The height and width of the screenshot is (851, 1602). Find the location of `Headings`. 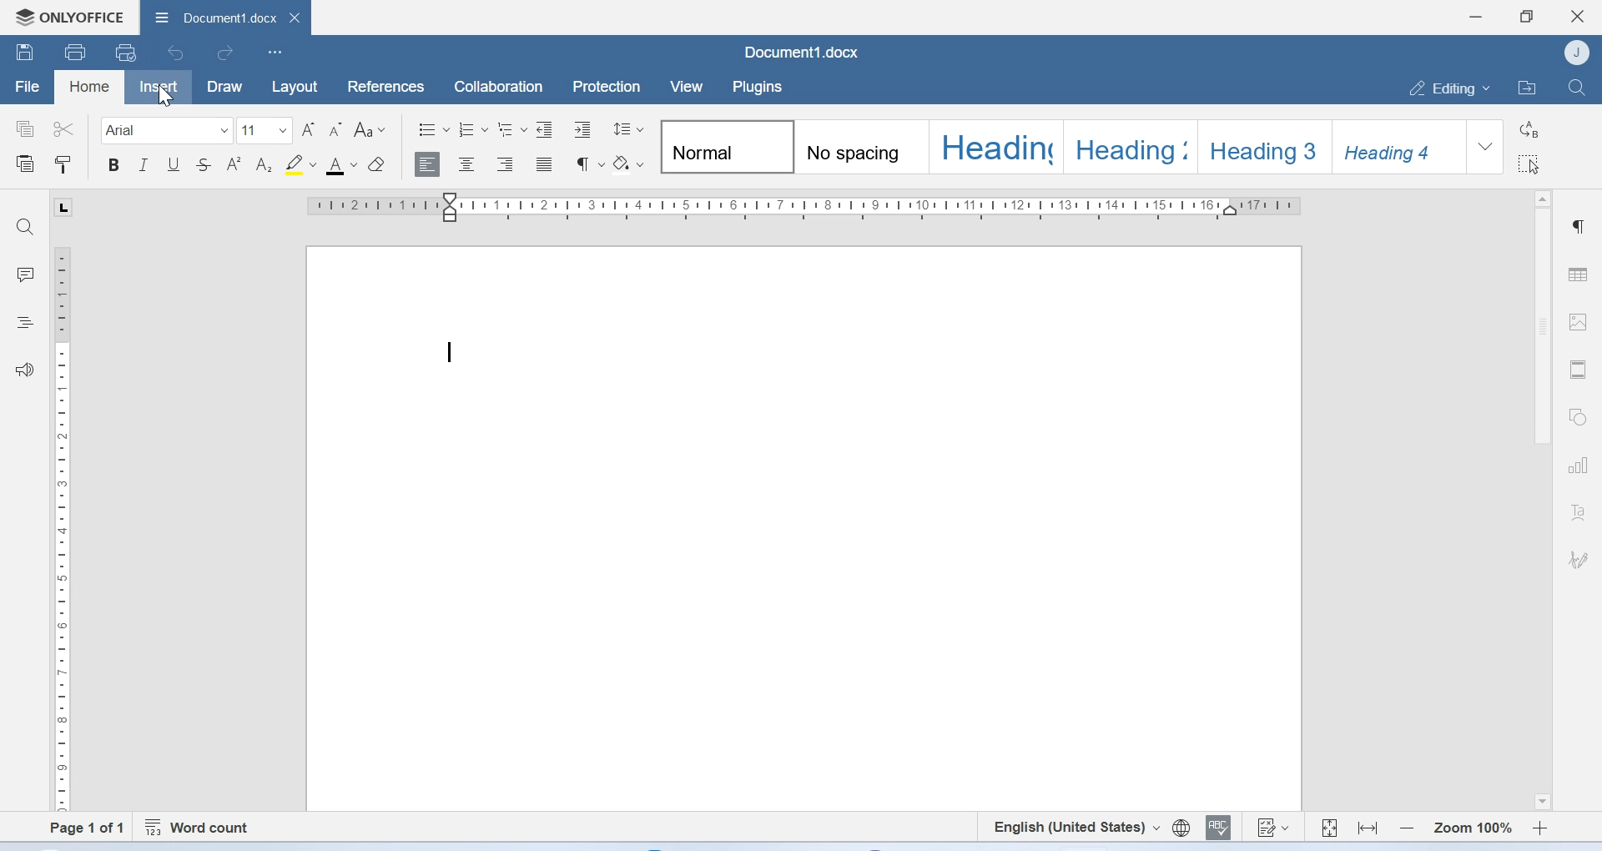

Headings is located at coordinates (28, 321).